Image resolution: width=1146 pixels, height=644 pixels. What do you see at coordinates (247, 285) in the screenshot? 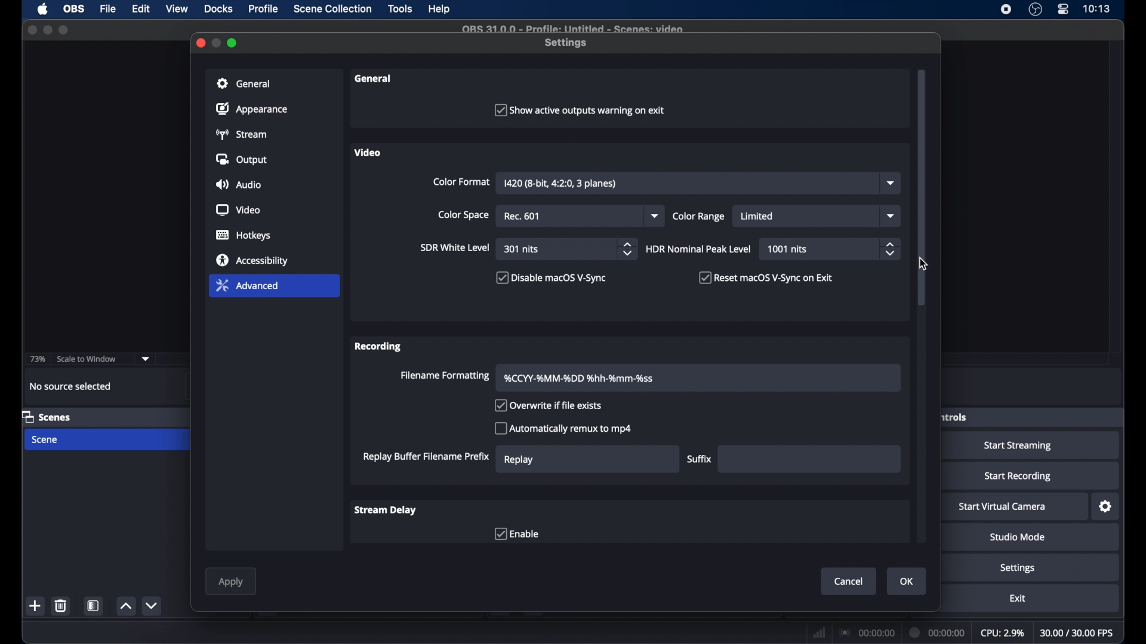
I see `advanced ` at bounding box center [247, 285].